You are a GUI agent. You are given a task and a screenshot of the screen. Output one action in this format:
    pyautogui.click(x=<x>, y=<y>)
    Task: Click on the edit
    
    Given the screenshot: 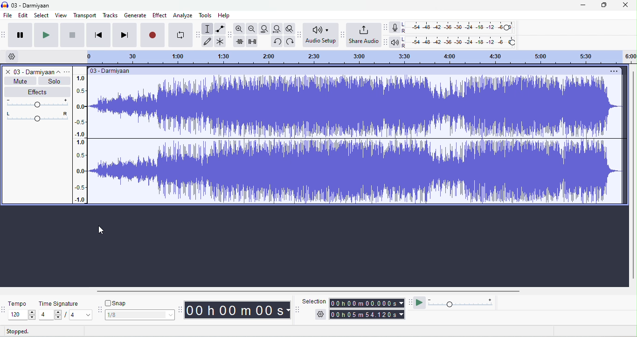 What is the action you would take?
    pyautogui.click(x=23, y=15)
    